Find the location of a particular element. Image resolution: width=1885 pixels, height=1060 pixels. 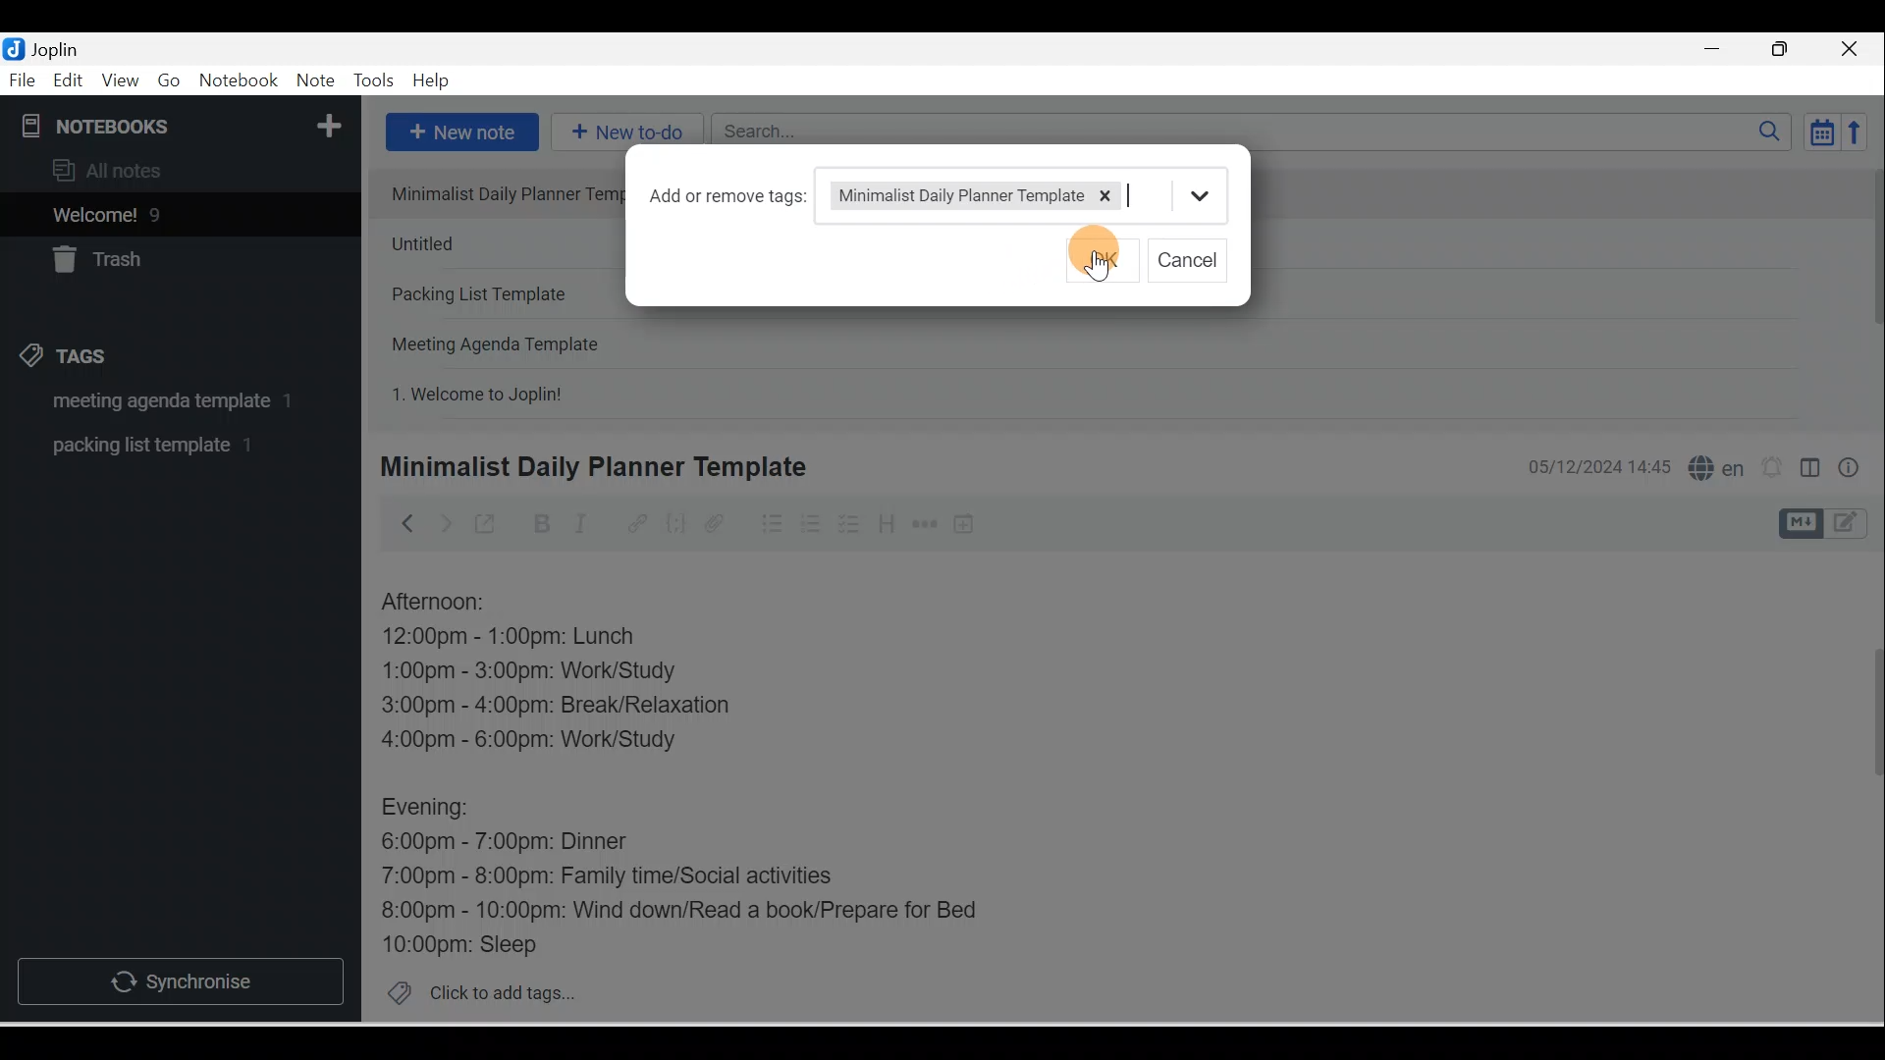

Note 1 is located at coordinates (503, 192).